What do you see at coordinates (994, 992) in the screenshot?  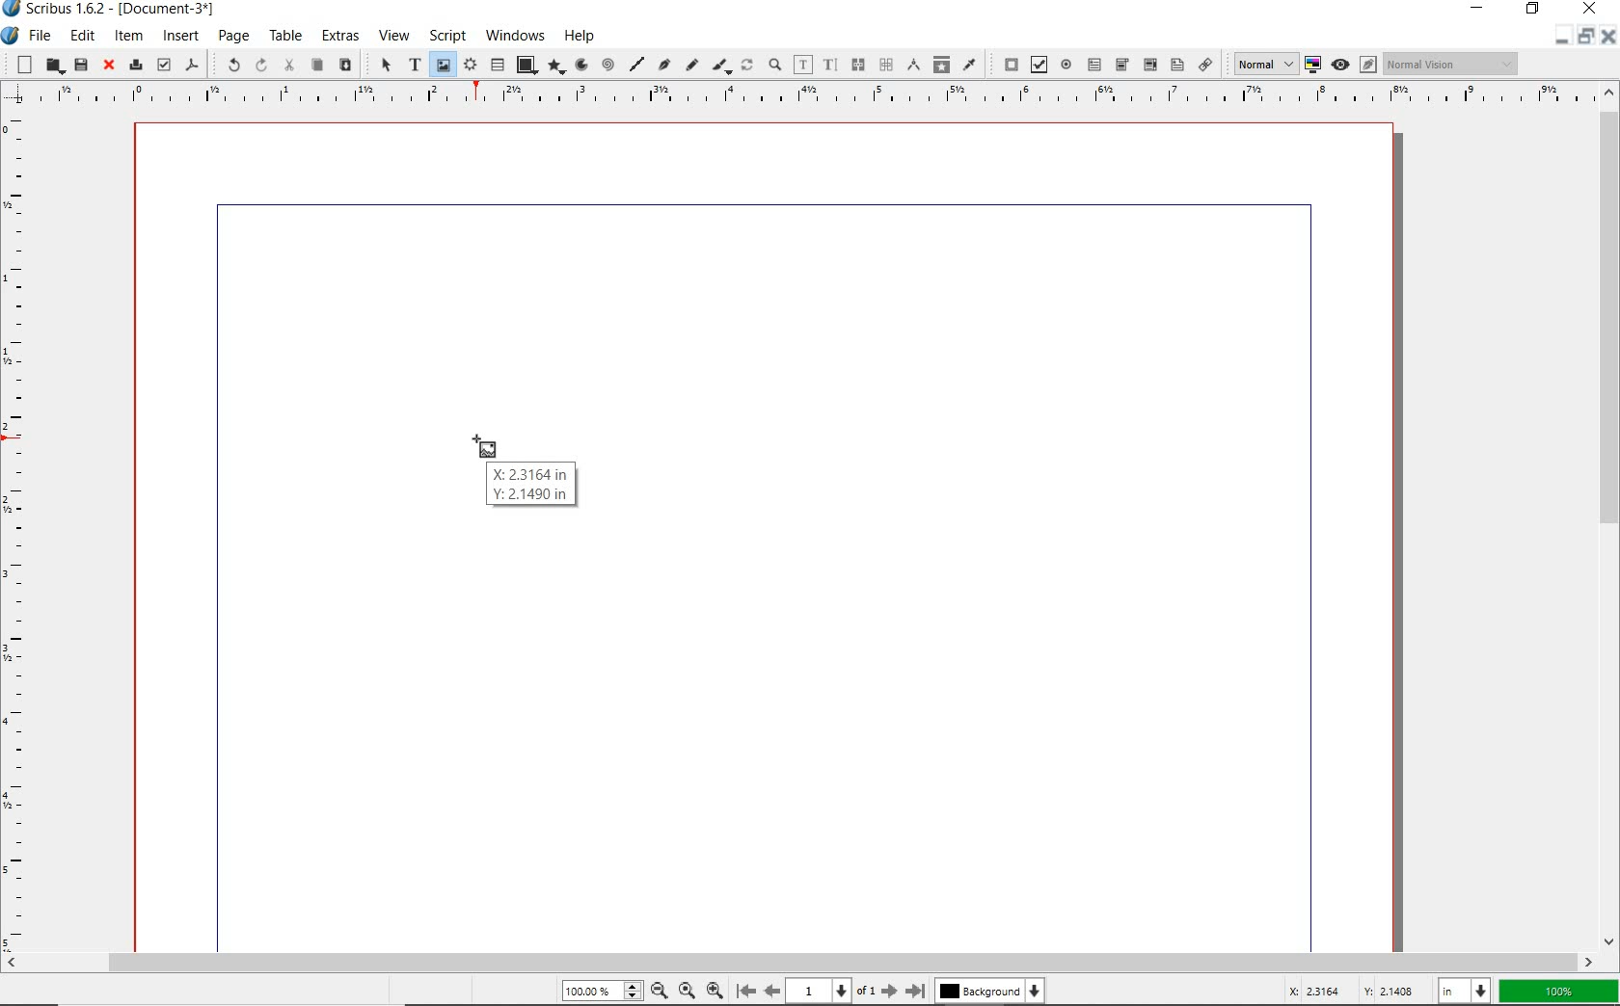 I see `background` at bounding box center [994, 992].